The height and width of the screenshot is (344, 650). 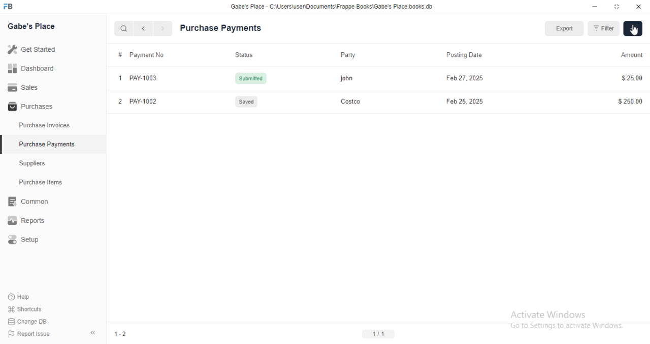 I want to click on PAY-1002, so click(x=147, y=101).